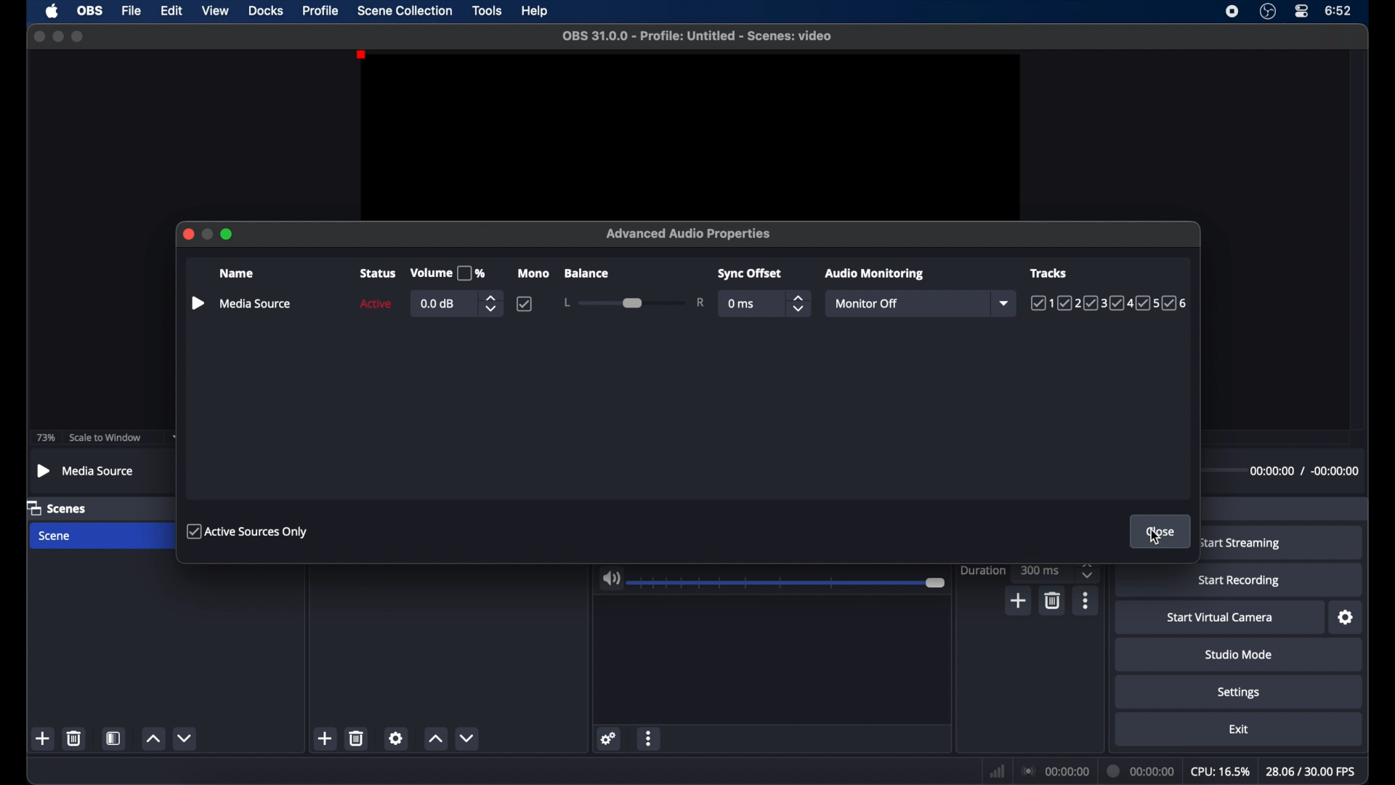 The width and height of the screenshot is (1395, 785). I want to click on stepper buttons, so click(799, 304).